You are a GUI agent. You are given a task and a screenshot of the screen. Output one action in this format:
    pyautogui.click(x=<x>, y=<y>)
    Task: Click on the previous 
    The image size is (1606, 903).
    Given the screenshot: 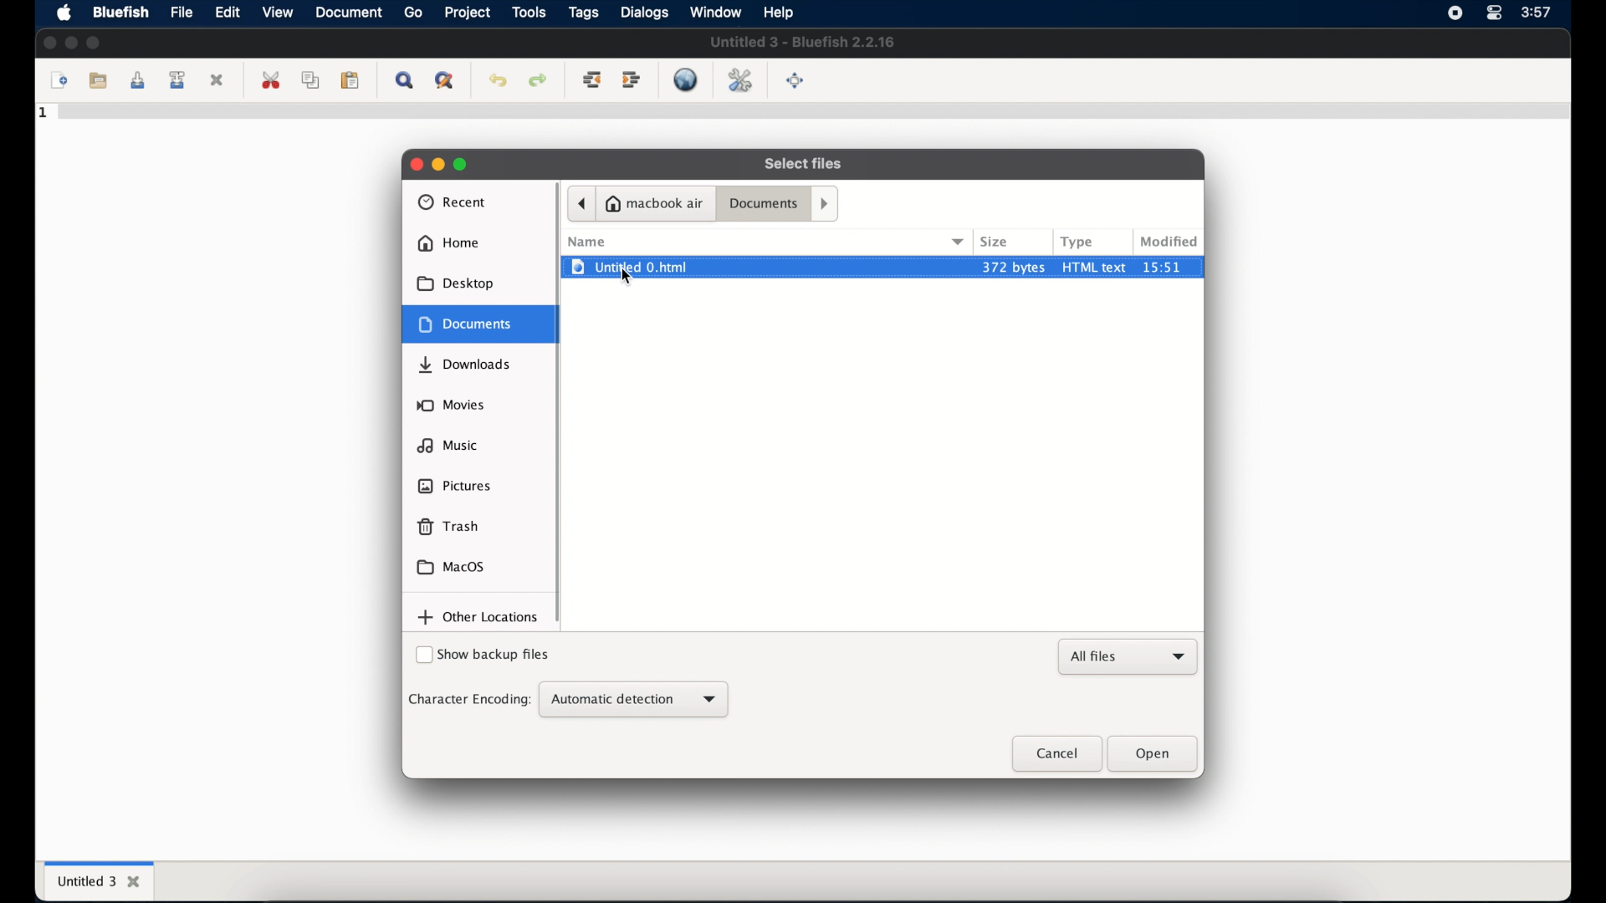 What is the action you would take?
    pyautogui.click(x=581, y=203)
    